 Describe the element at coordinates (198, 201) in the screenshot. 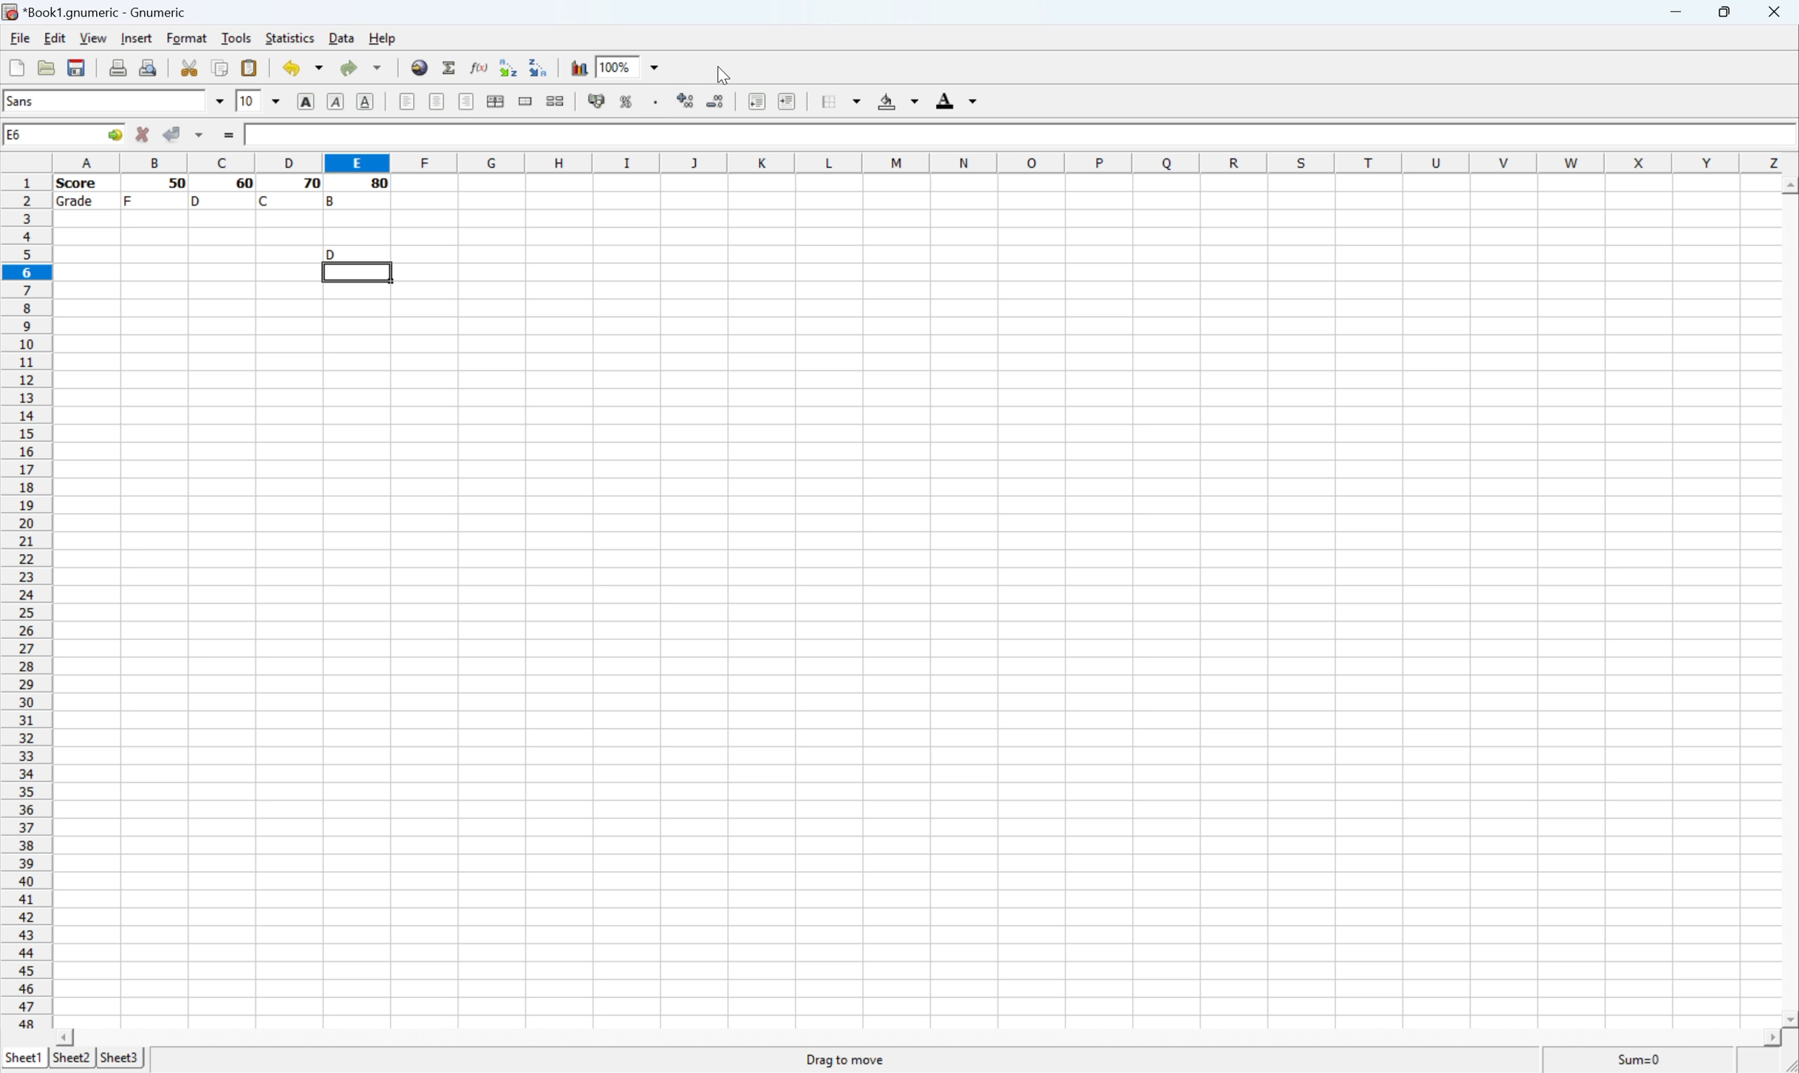

I see `D` at that location.